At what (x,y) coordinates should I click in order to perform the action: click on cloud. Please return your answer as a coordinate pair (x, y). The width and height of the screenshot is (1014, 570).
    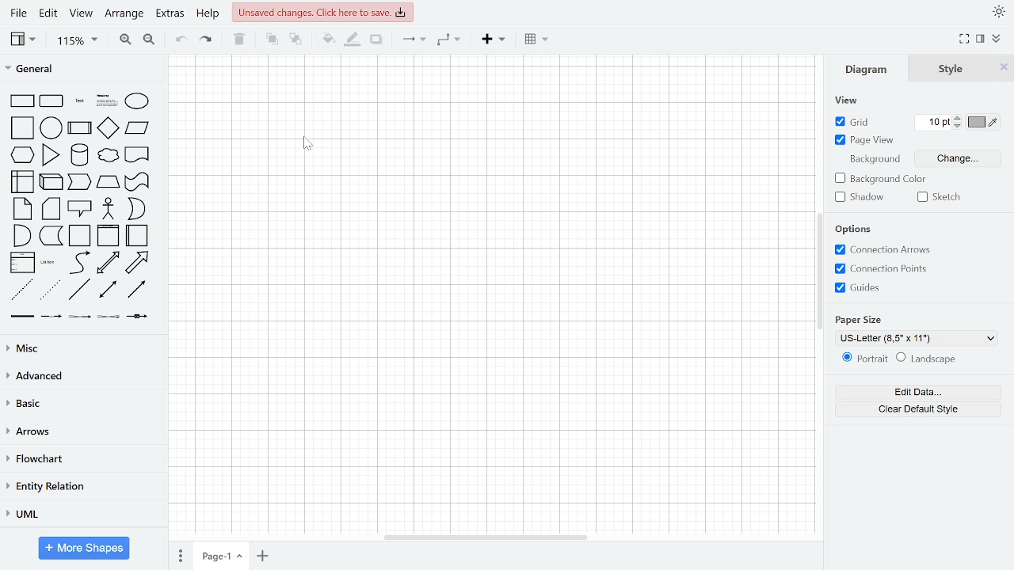
    Looking at the image, I should click on (107, 156).